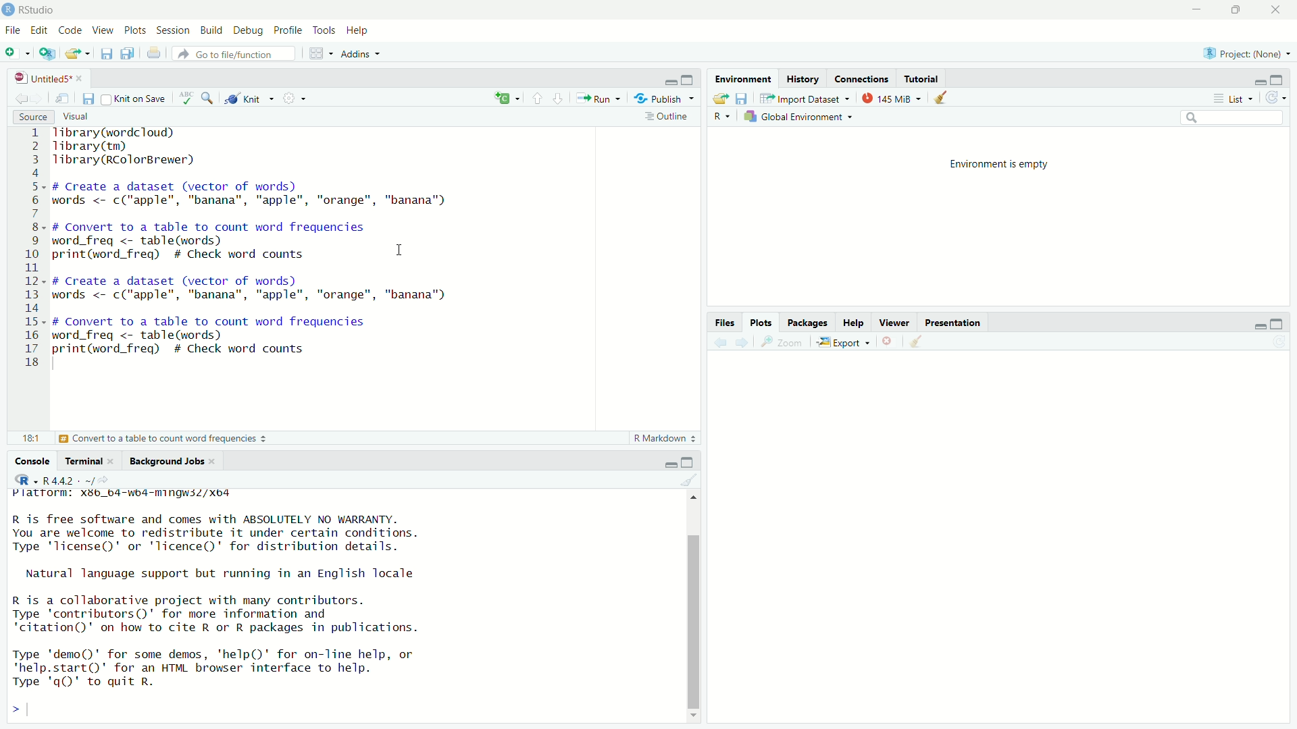  What do you see at coordinates (797, 119) in the screenshot?
I see `Global Environment` at bounding box center [797, 119].